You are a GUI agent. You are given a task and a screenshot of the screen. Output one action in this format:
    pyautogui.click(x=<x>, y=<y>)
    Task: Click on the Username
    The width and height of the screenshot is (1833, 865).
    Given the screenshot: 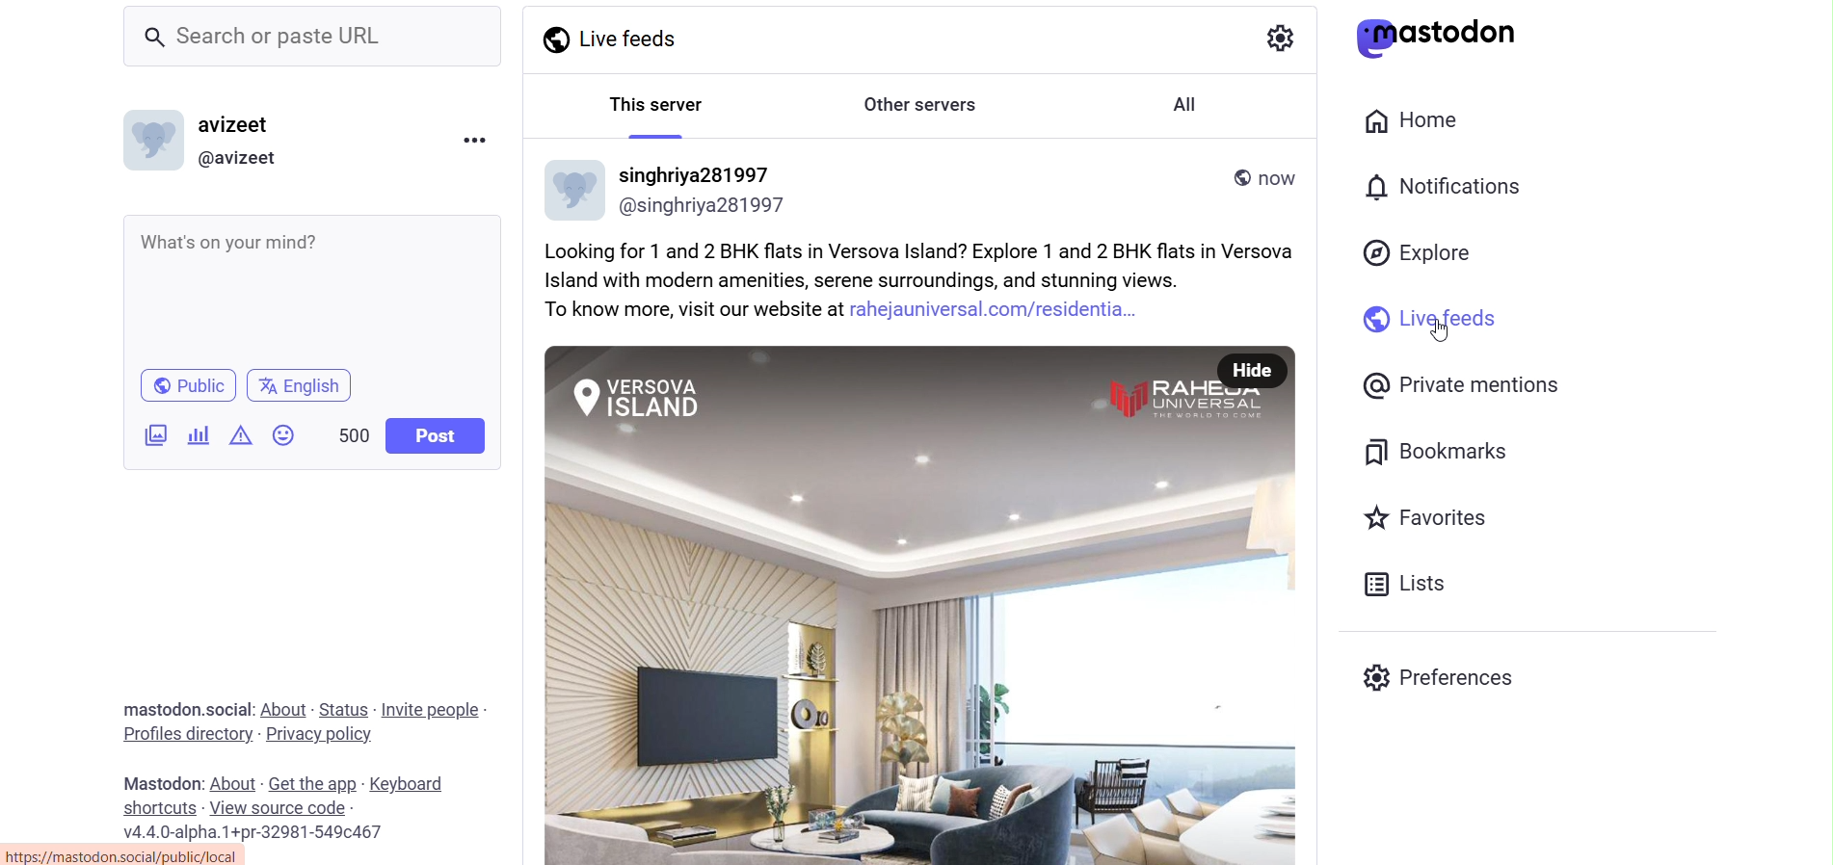 What is the action you would take?
    pyautogui.click(x=694, y=173)
    